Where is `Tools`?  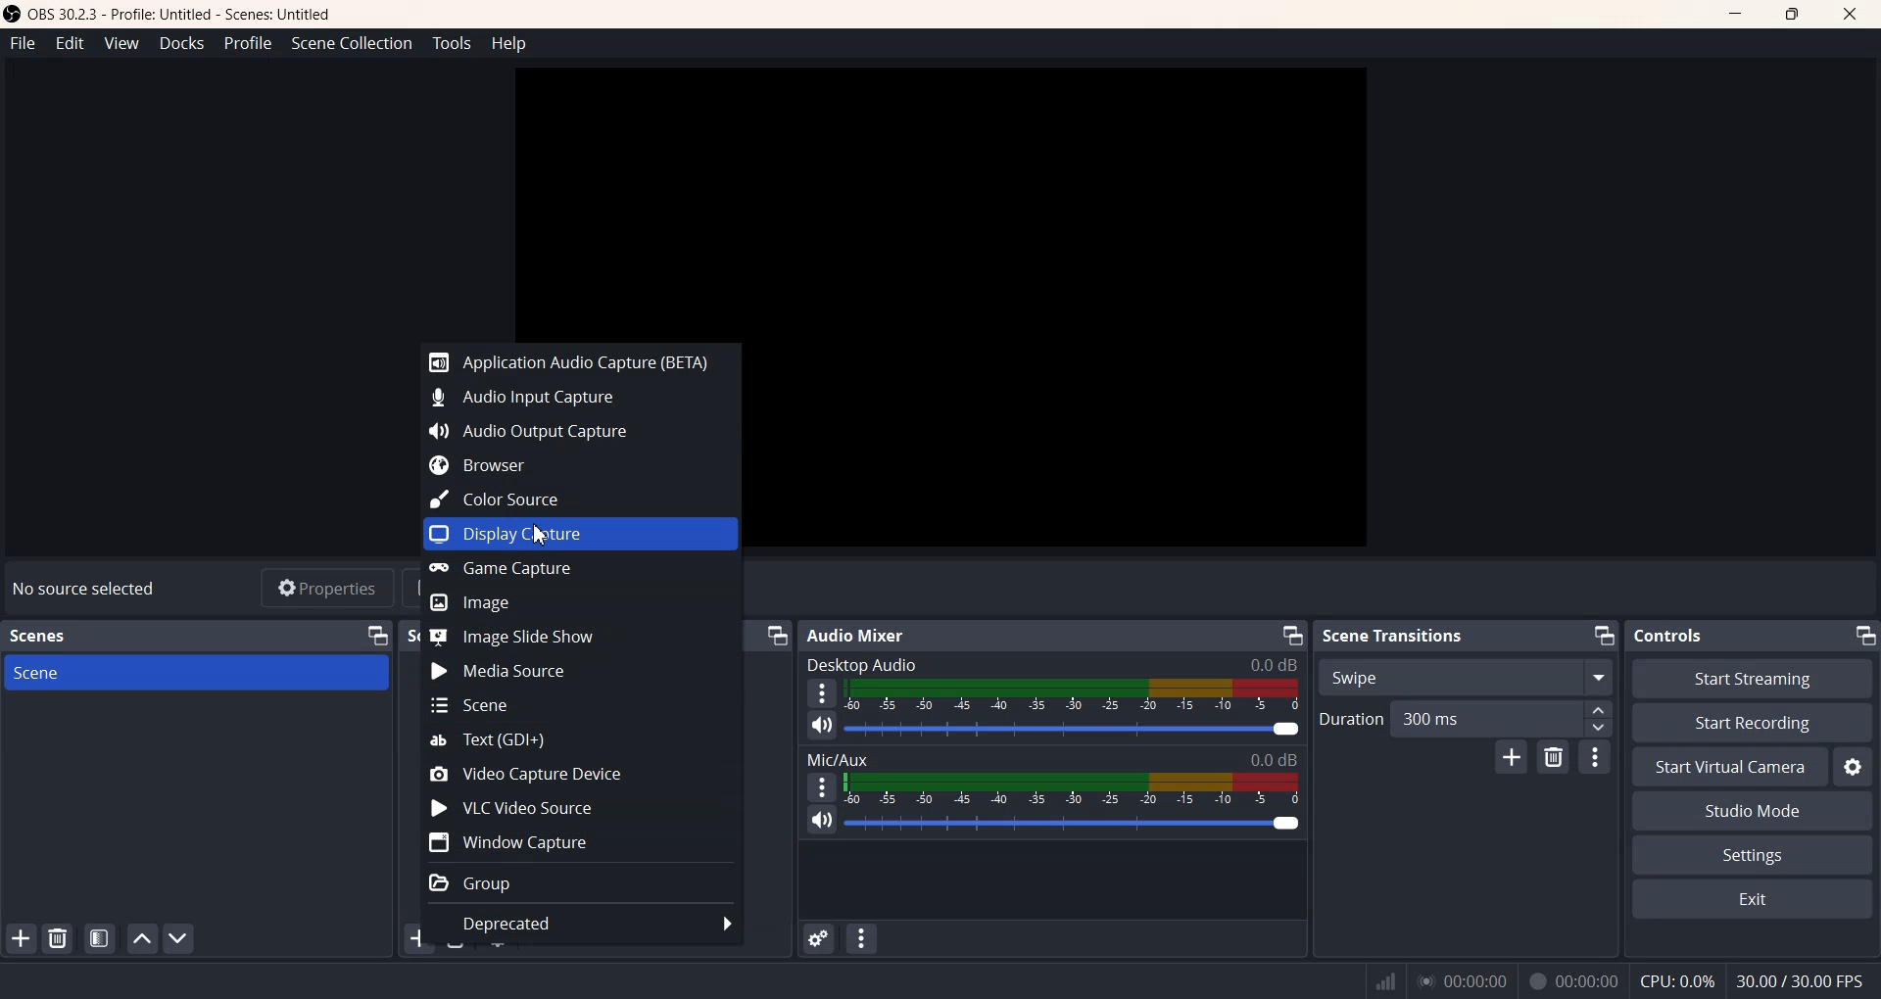 Tools is located at coordinates (451, 43).